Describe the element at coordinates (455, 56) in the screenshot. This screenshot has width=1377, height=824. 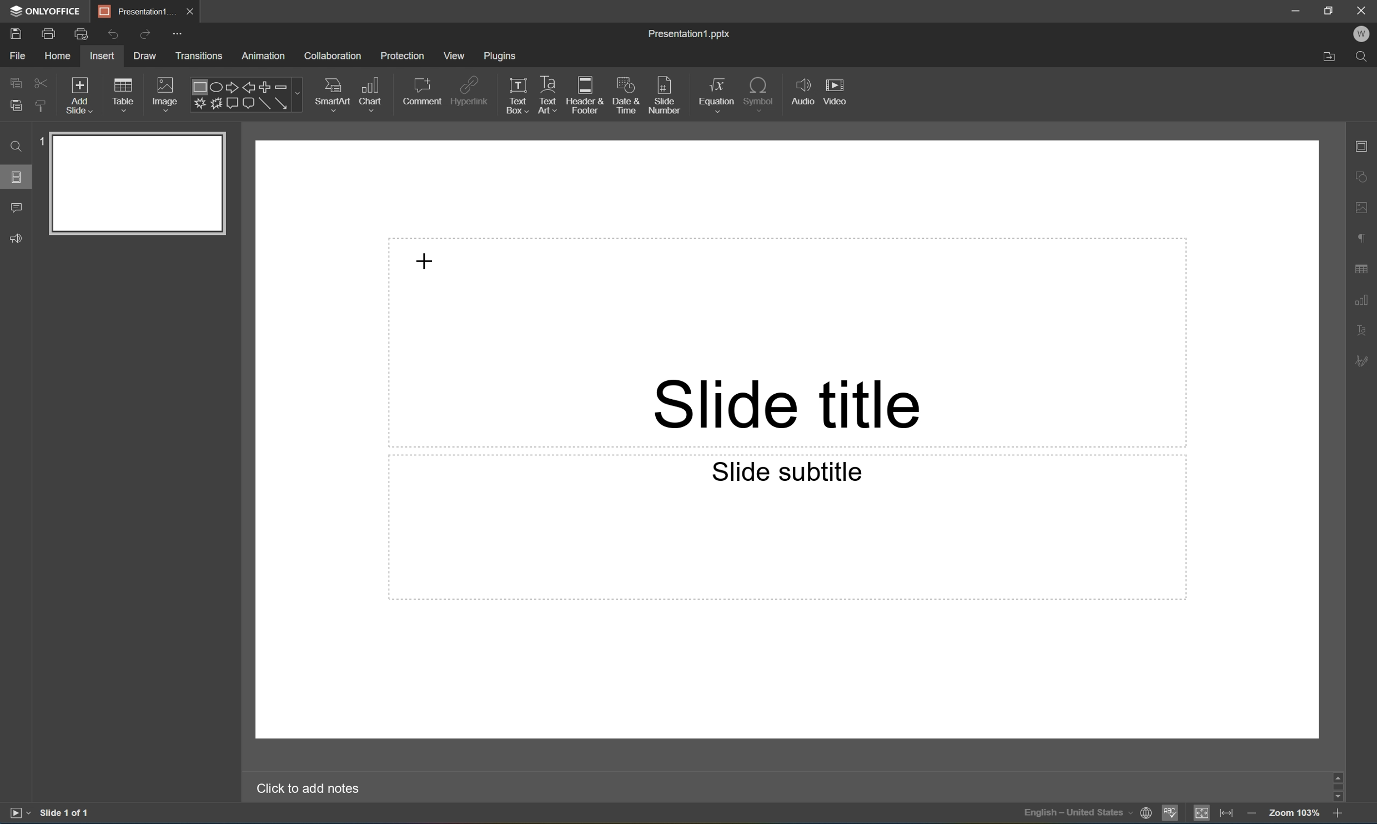
I see `View` at that location.